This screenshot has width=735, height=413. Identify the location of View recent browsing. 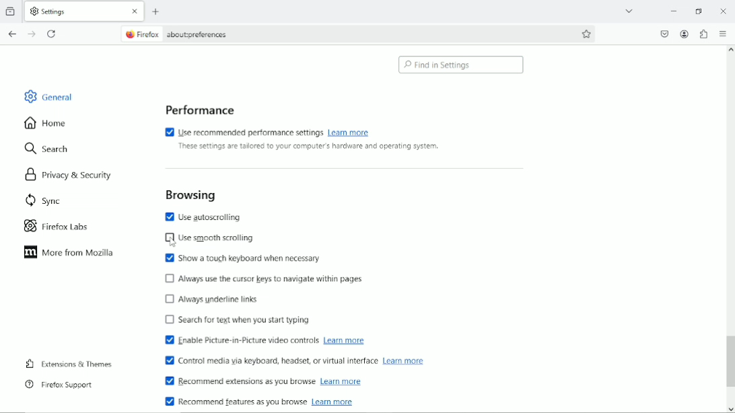
(11, 11).